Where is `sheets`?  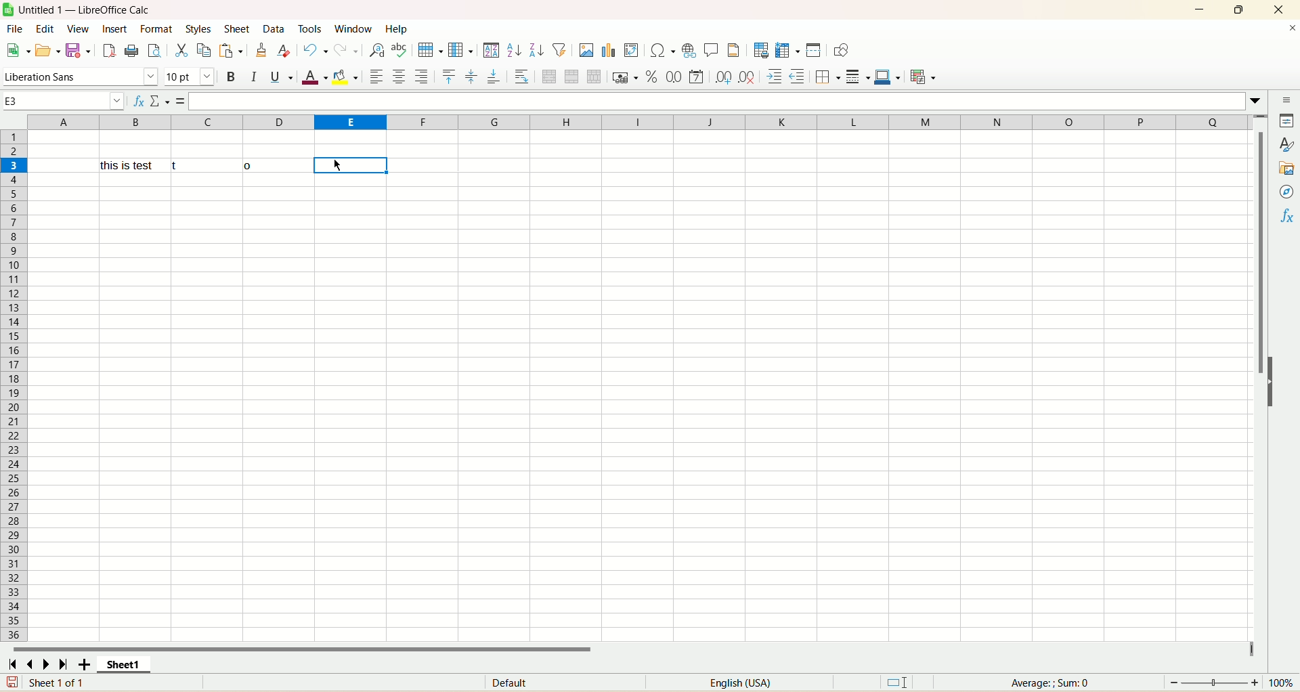 sheets is located at coordinates (238, 27).